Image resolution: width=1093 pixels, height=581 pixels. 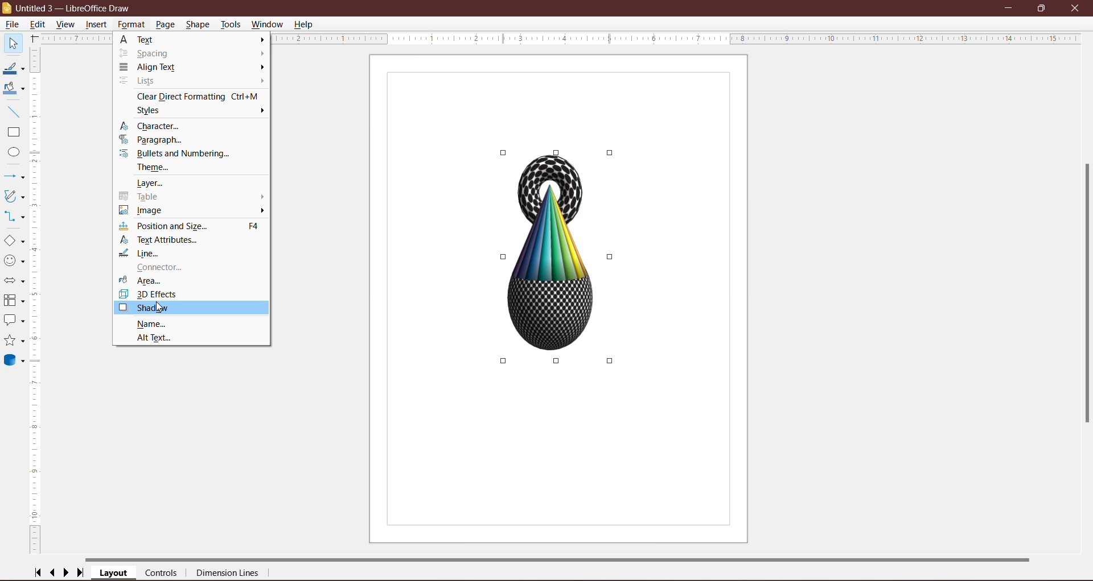 What do you see at coordinates (679, 40) in the screenshot?
I see `Horizontal Ruler` at bounding box center [679, 40].